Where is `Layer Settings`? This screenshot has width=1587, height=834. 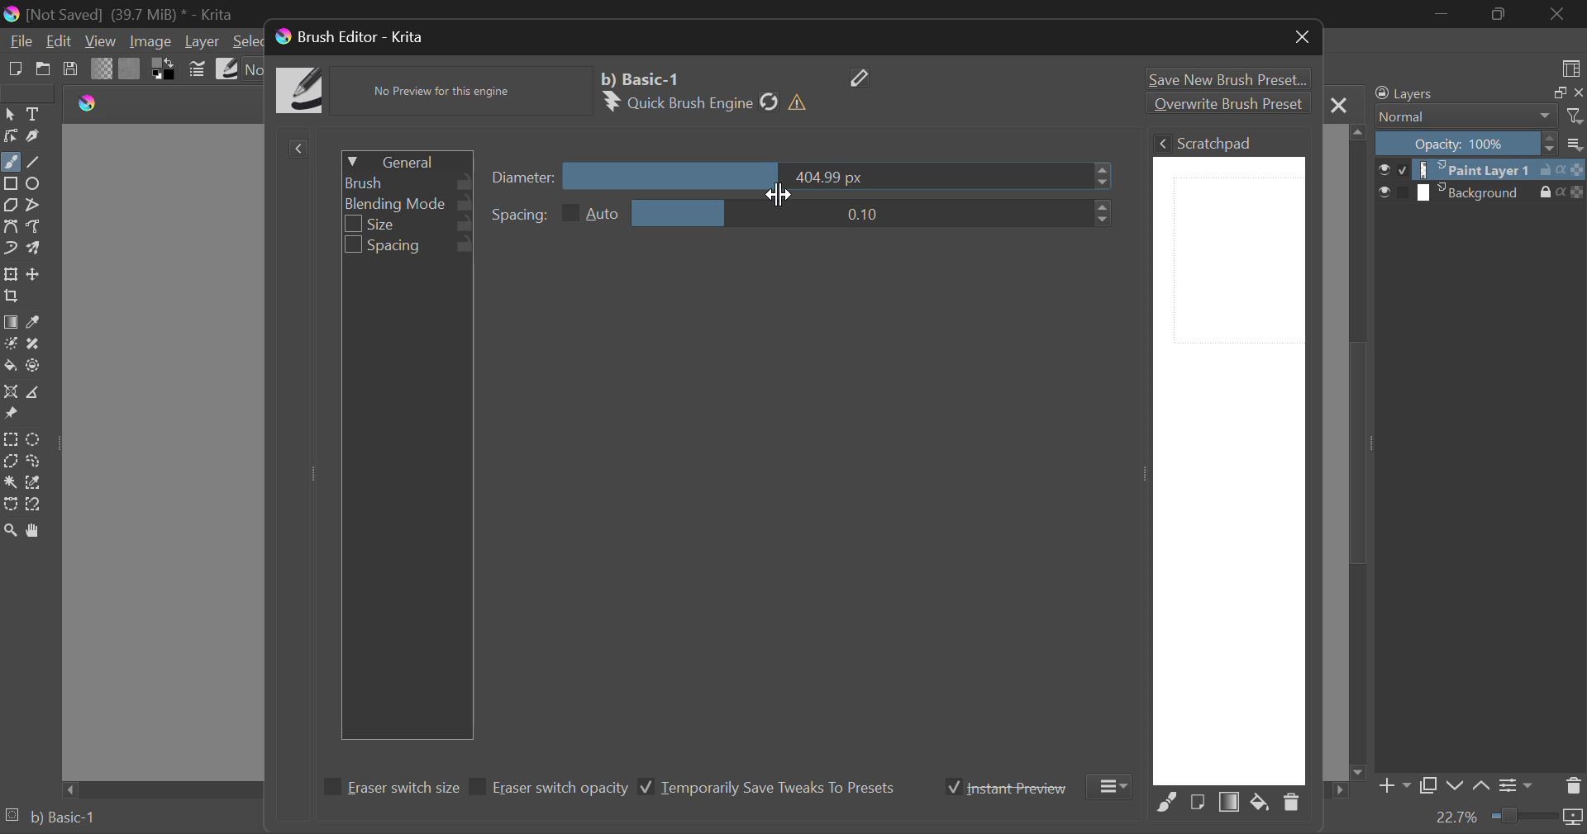 Layer Settings is located at coordinates (1518, 785).